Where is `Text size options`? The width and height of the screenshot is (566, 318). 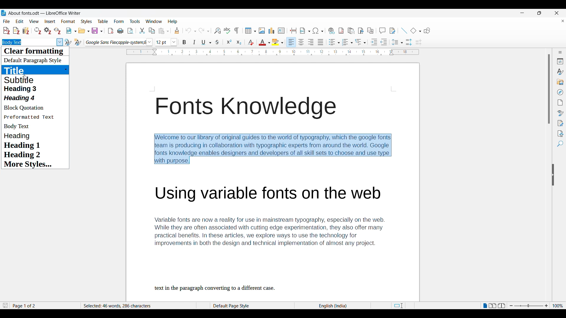
Text size options is located at coordinates (166, 42).